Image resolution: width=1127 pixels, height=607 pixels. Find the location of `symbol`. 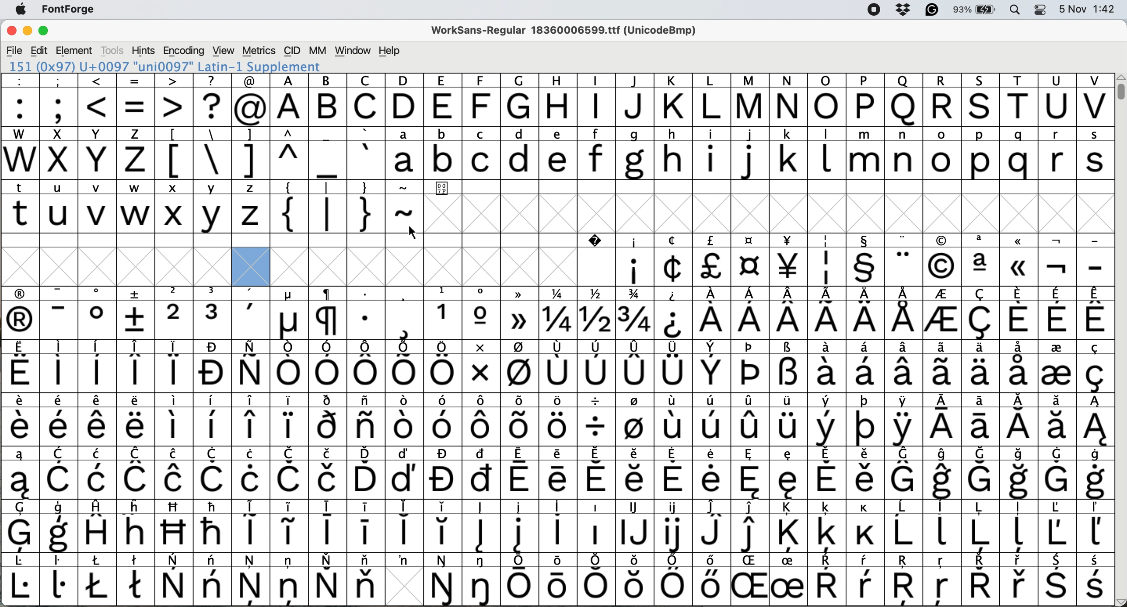

symbol is located at coordinates (559, 526).